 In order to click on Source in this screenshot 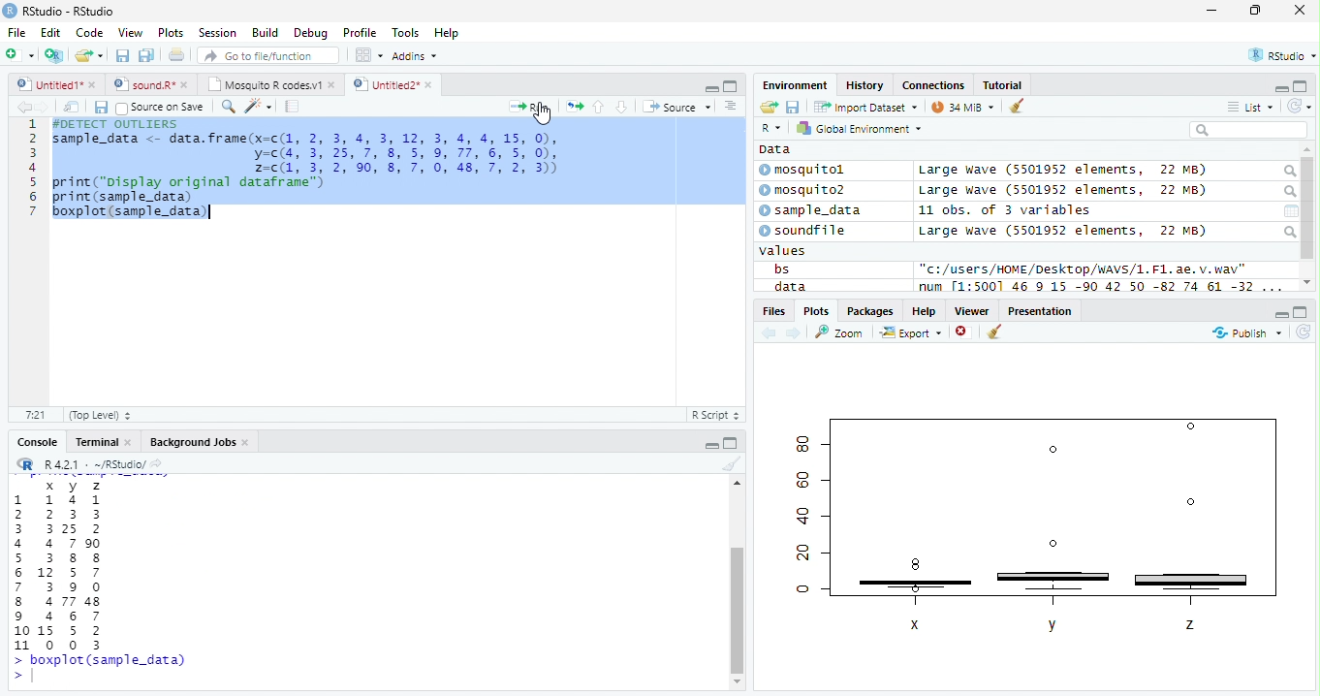, I will do `click(678, 106)`.